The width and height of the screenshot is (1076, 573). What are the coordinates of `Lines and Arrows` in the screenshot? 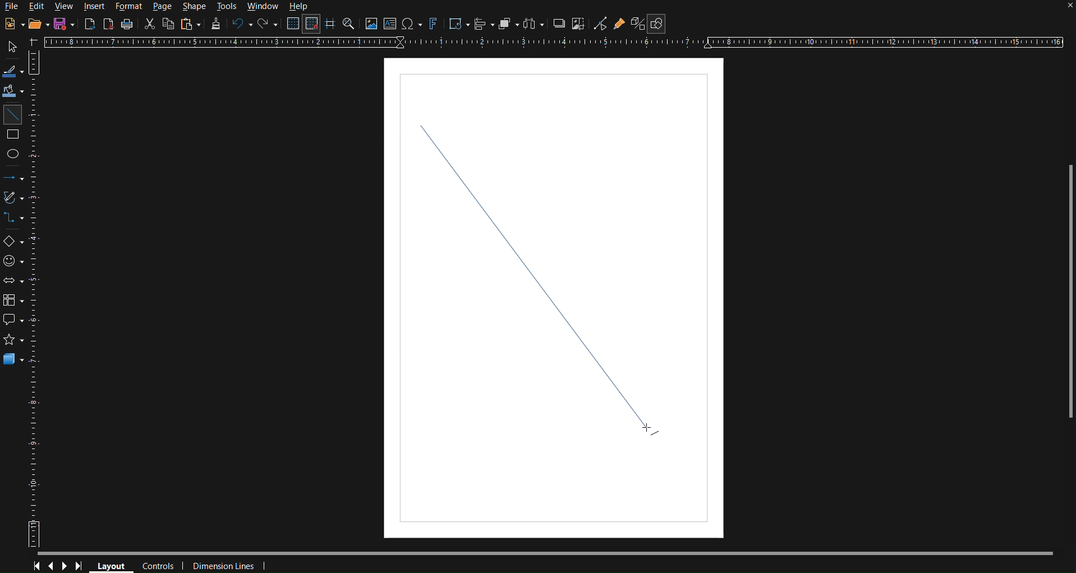 It's located at (13, 178).